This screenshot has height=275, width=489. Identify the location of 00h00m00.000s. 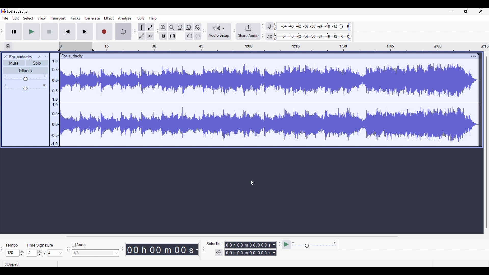
(251, 244).